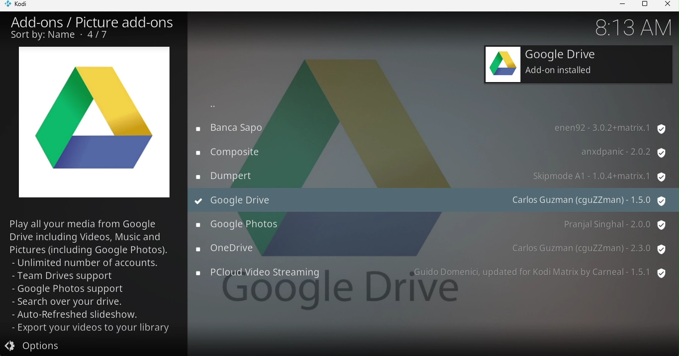 This screenshot has height=356, width=679. I want to click on Options, so click(89, 346).